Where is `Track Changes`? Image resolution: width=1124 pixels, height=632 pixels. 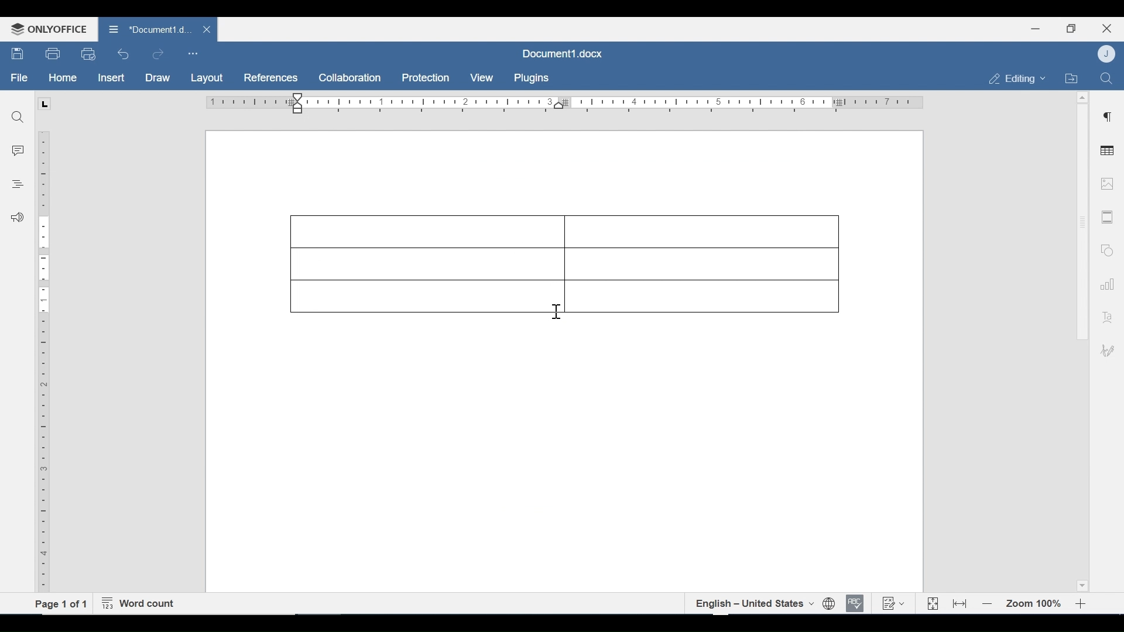 Track Changes is located at coordinates (893, 603).